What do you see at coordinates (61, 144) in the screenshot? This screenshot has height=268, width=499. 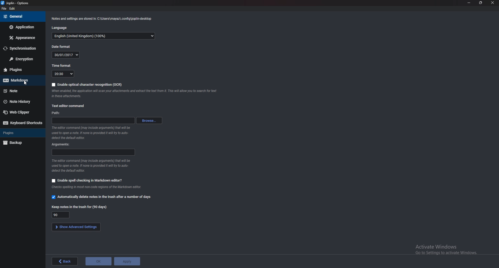 I see `arguments` at bounding box center [61, 144].